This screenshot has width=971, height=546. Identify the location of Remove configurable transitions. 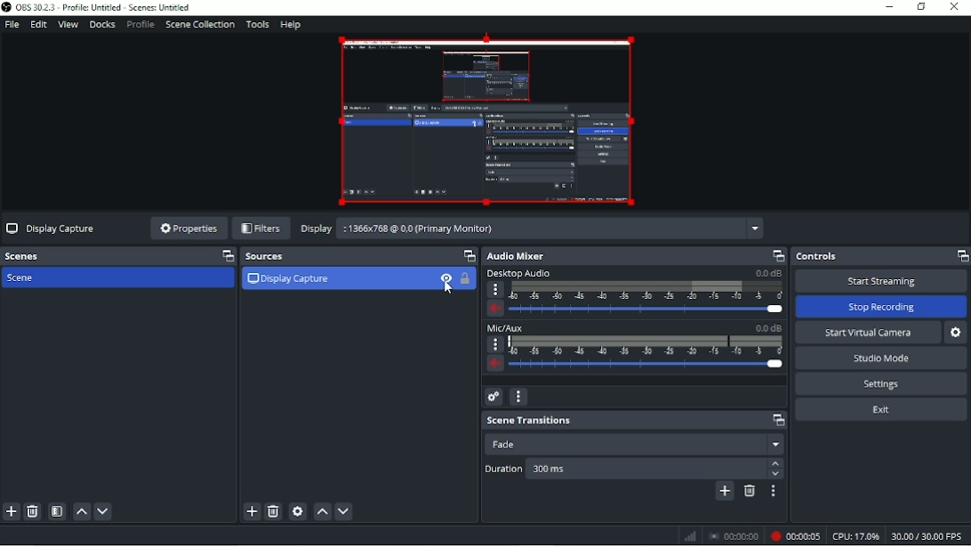
(750, 492).